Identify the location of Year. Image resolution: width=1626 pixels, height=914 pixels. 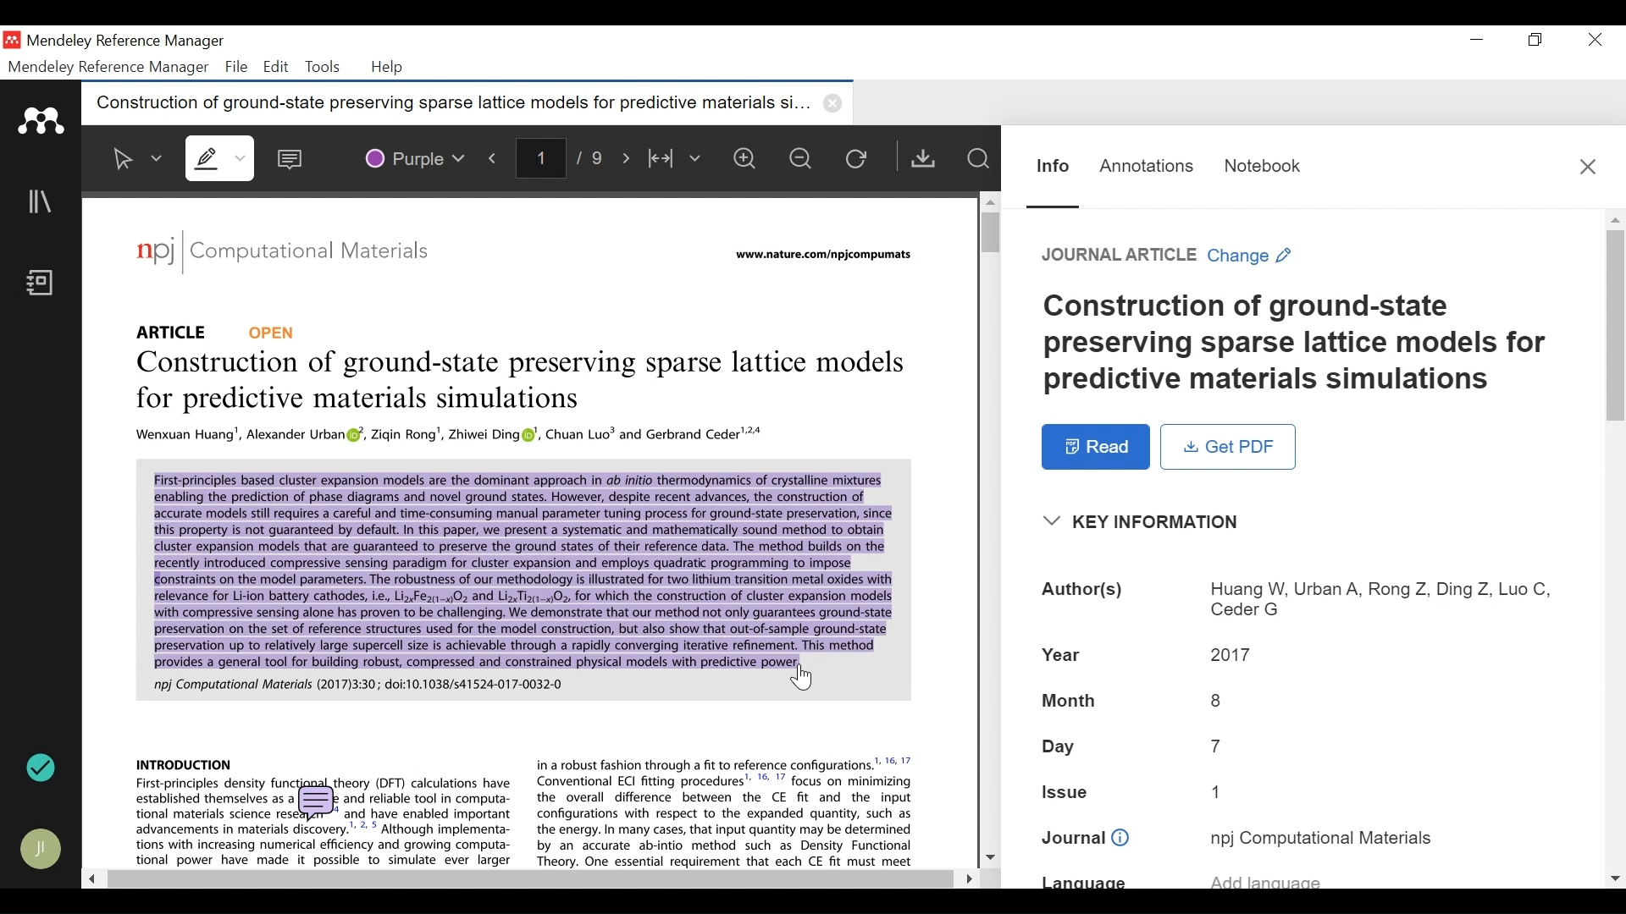
(1232, 652).